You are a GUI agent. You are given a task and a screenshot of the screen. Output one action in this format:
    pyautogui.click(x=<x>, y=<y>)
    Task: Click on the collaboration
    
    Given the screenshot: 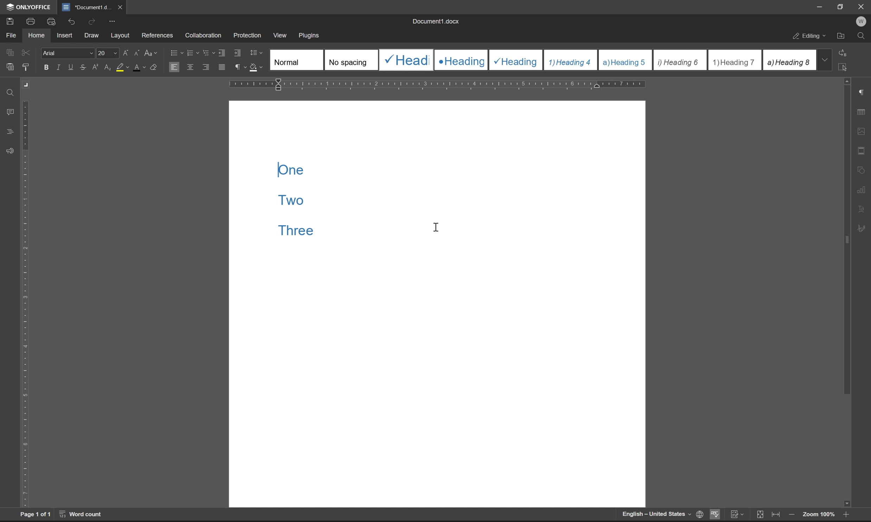 What is the action you would take?
    pyautogui.click(x=206, y=36)
    